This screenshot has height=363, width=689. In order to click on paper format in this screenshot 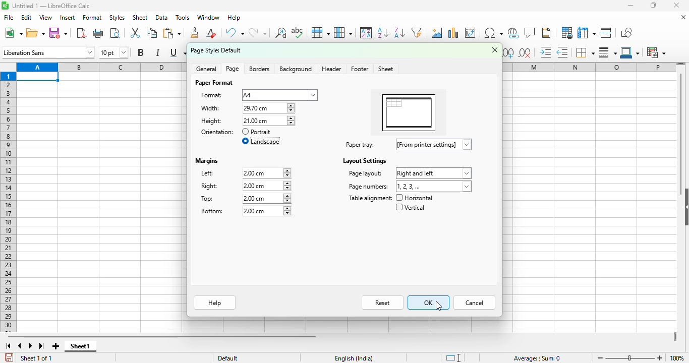, I will do `click(213, 83)`.